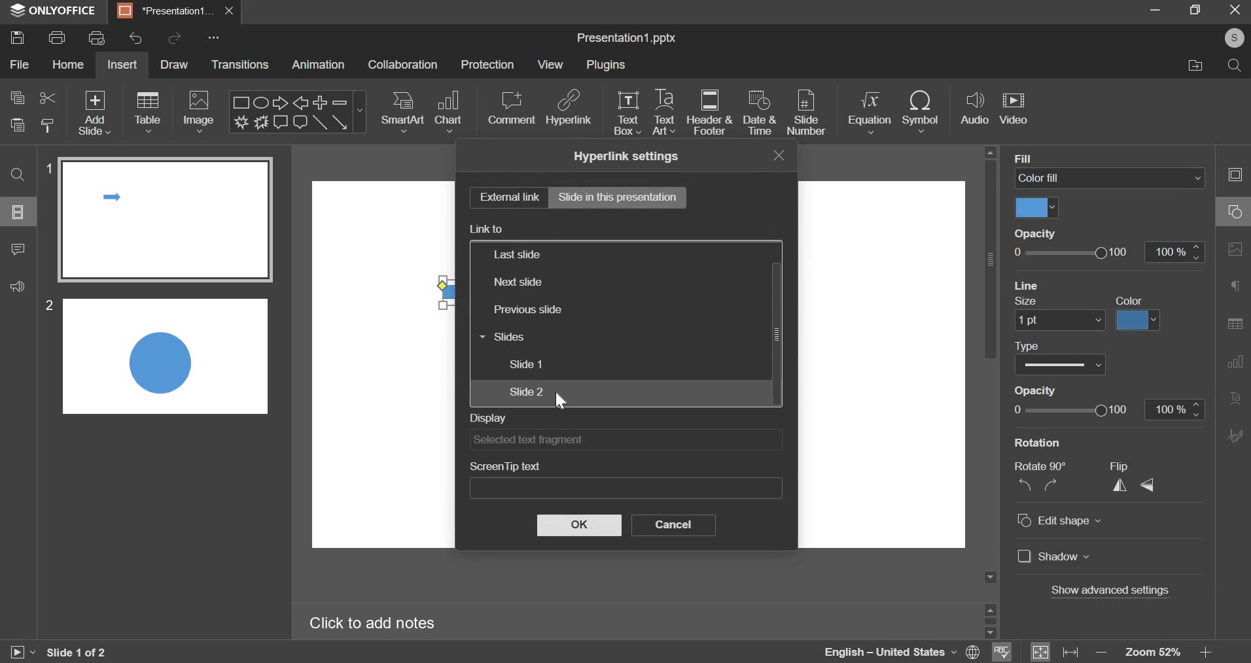  I want to click on insert symbol, so click(921, 114).